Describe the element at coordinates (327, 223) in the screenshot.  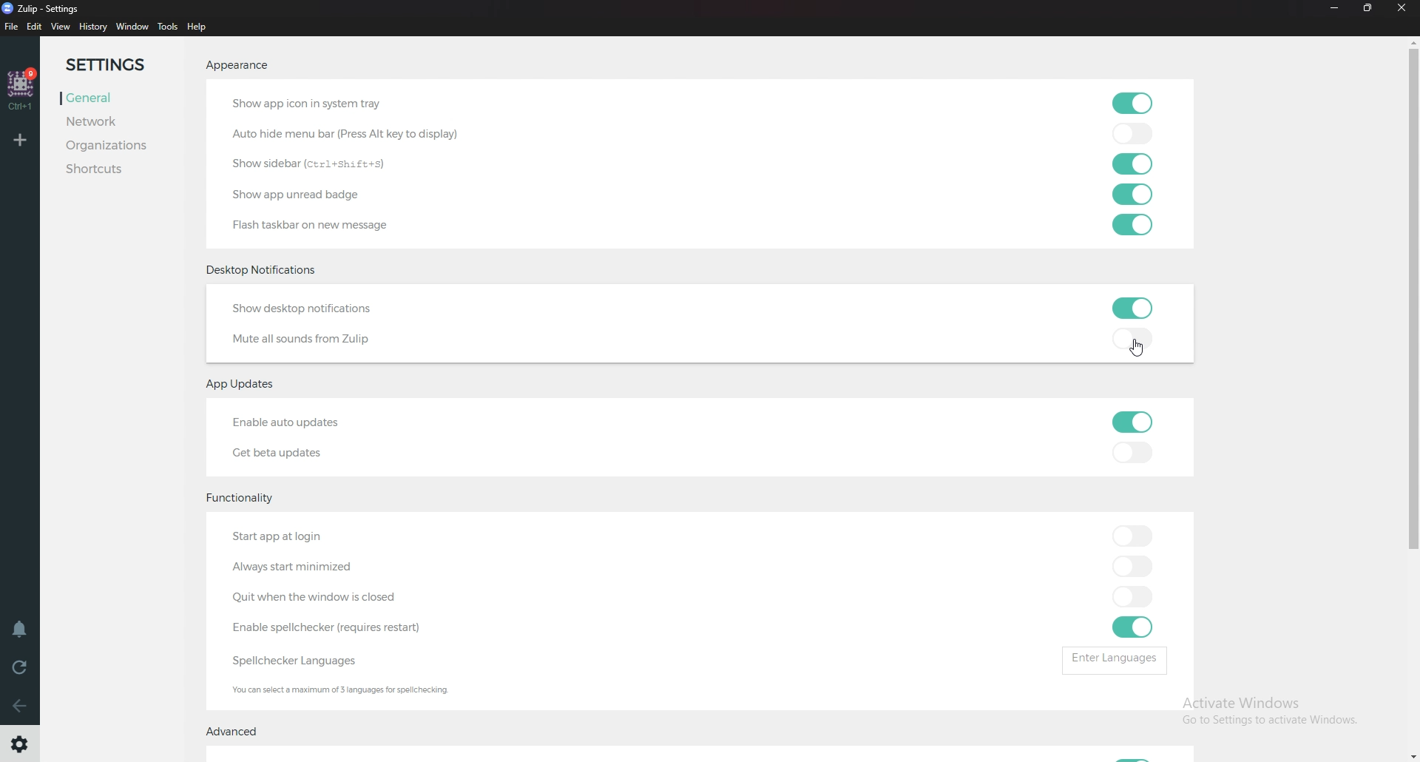
I see `flash taskbar on new message` at that location.